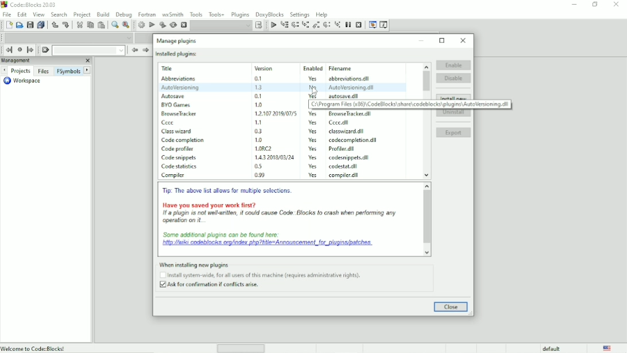 The width and height of the screenshot is (627, 353). What do you see at coordinates (169, 122) in the screenshot?
I see `plugin` at bounding box center [169, 122].